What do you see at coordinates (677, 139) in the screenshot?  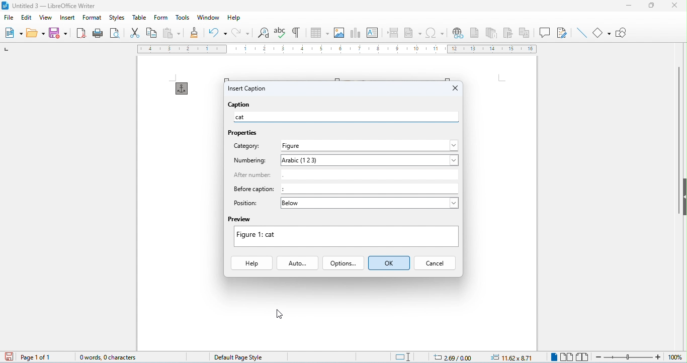 I see `vertical scroll bar` at bounding box center [677, 139].